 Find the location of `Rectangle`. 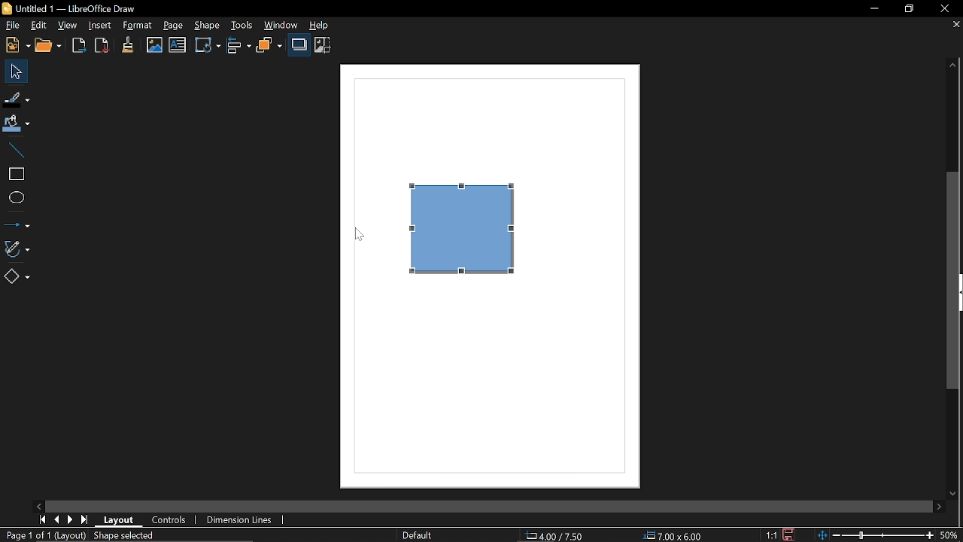

Rectangle is located at coordinates (14, 172).